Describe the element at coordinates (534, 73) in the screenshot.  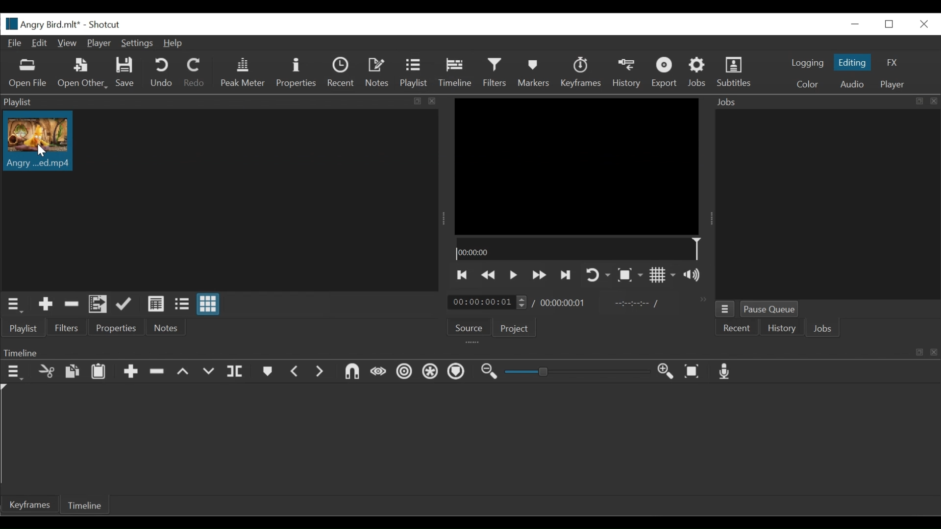
I see `Markers` at that location.